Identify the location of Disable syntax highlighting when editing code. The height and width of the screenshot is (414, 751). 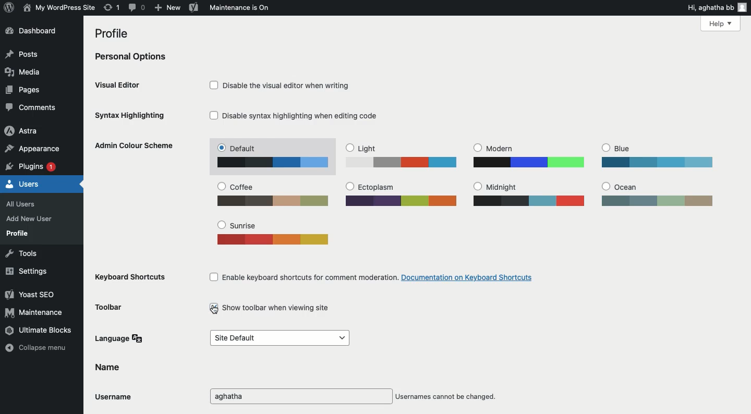
(297, 117).